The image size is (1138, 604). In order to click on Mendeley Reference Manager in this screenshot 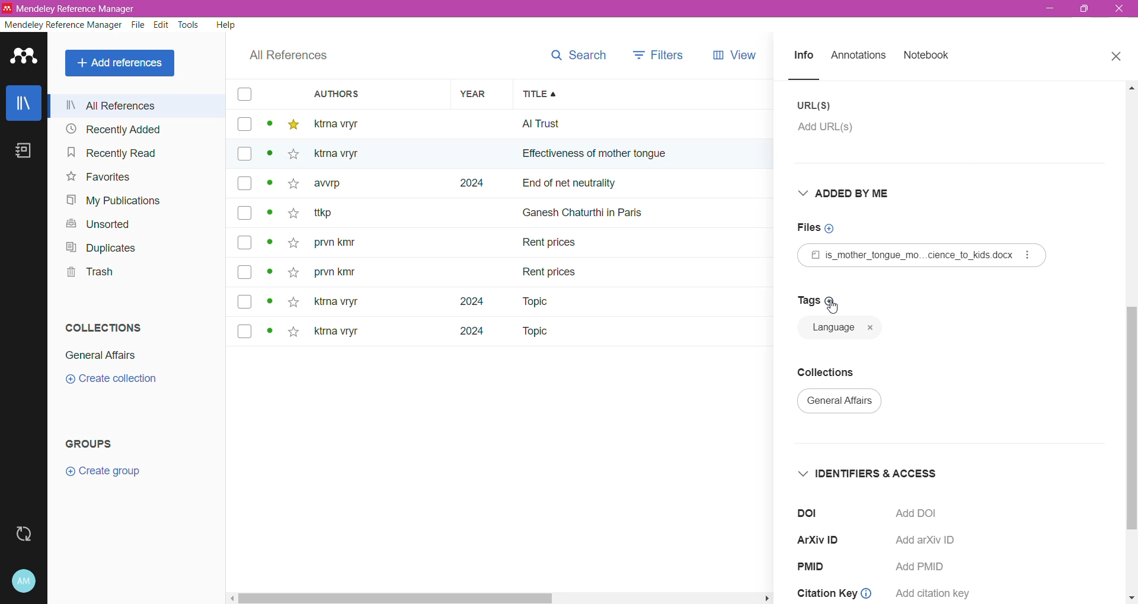, I will do `click(63, 25)`.